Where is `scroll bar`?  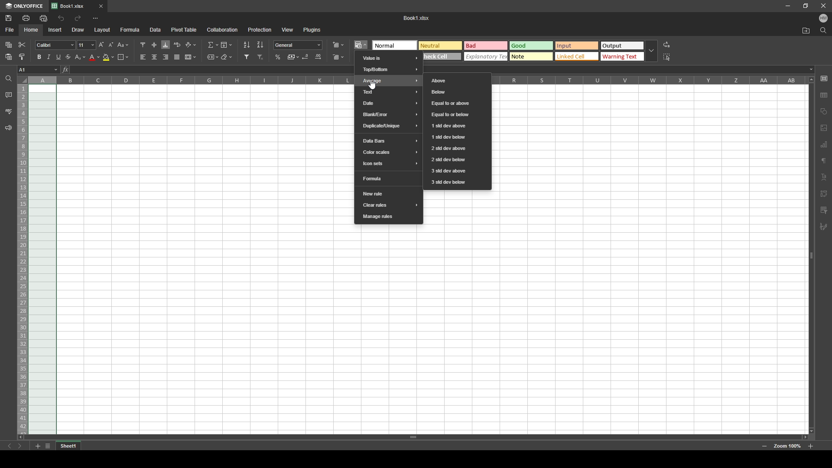 scroll bar is located at coordinates (813, 255).